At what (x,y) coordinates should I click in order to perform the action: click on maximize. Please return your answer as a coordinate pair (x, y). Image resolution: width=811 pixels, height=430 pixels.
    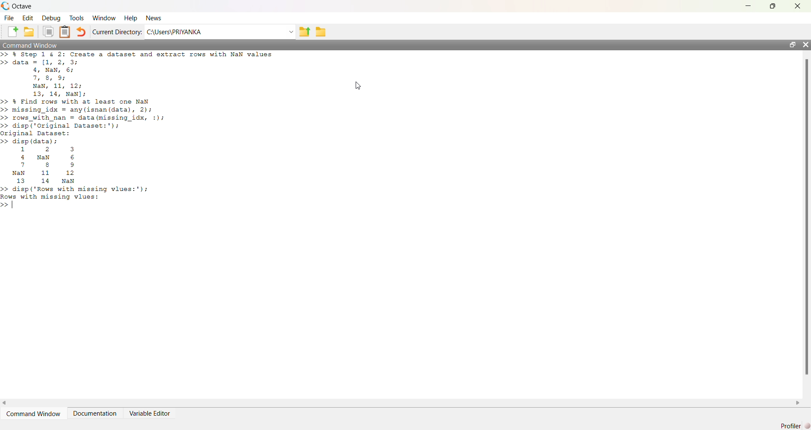
    Looking at the image, I should click on (773, 5).